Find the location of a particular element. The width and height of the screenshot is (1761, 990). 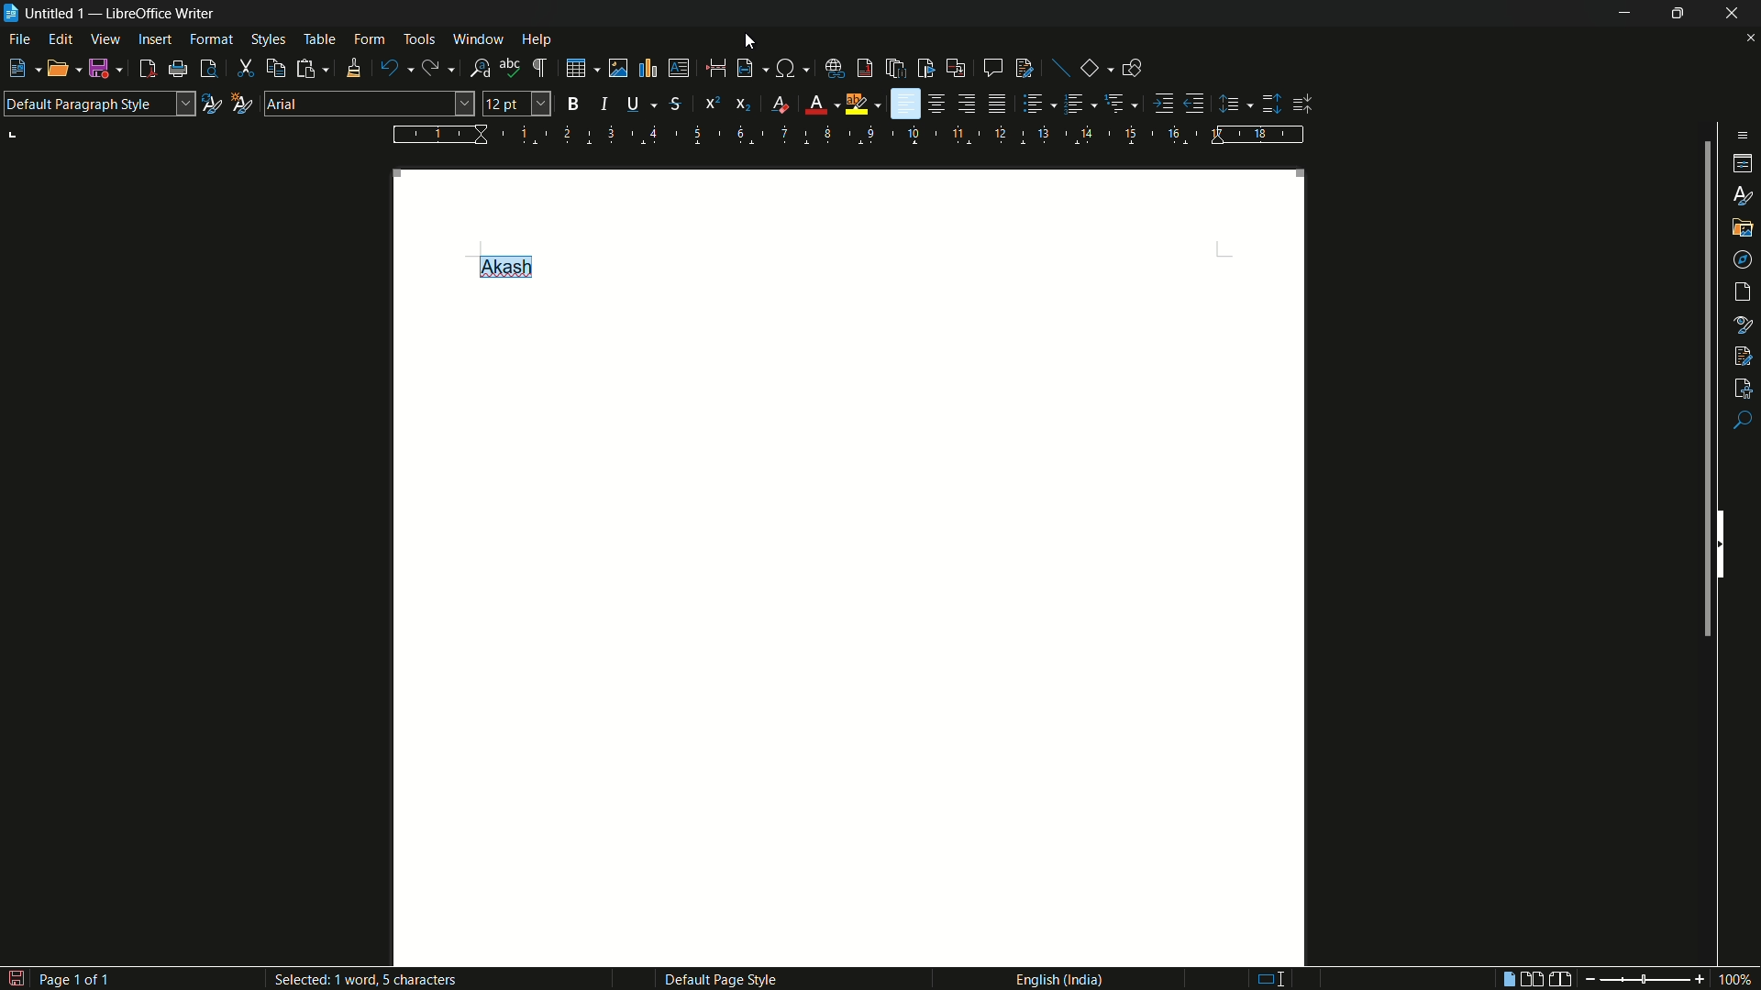

insert table is located at coordinates (576, 68).